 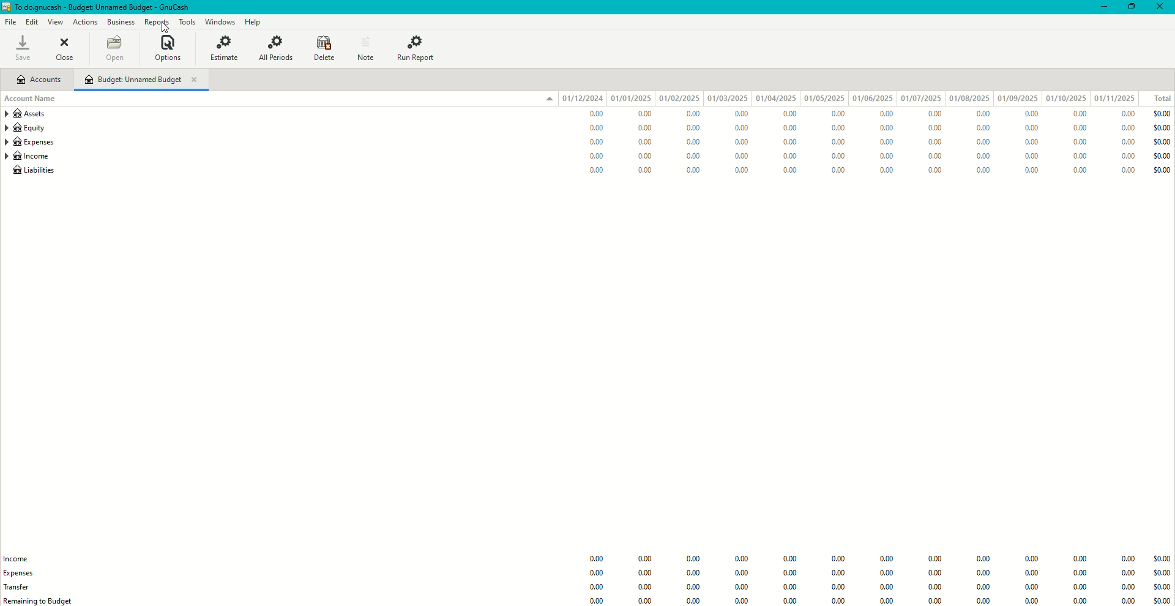 What do you see at coordinates (789, 573) in the screenshot?
I see `0.00` at bounding box center [789, 573].